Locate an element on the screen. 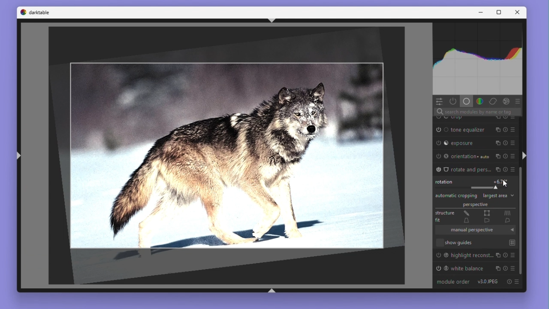 The height and width of the screenshot is (309, 549). orientations awe is located at coordinates (474, 157).